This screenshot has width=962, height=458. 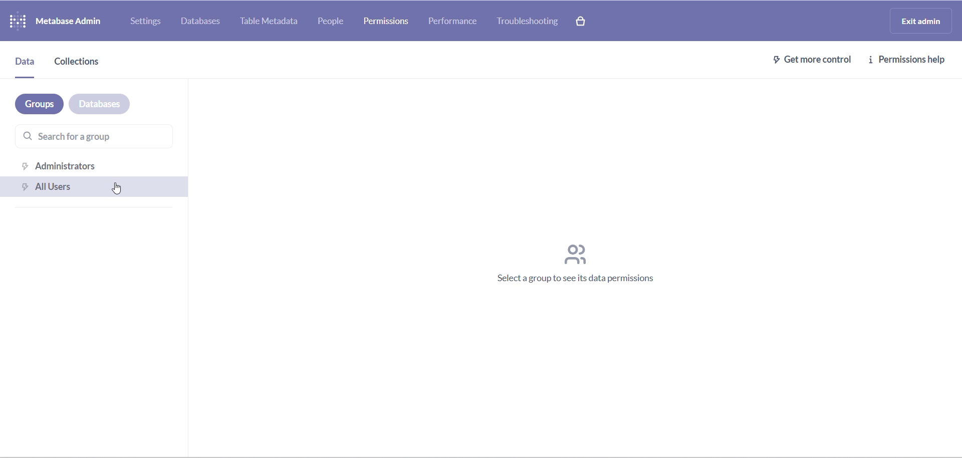 What do you see at coordinates (587, 21) in the screenshot?
I see `paid version` at bounding box center [587, 21].